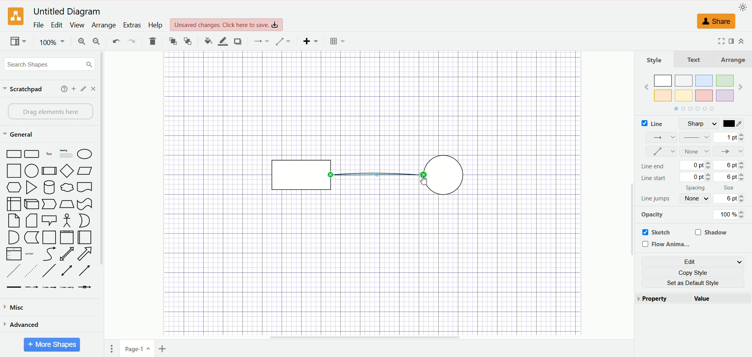 The width and height of the screenshot is (752, 357). Describe the element at coordinates (49, 154) in the screenshot. I see `Text` at that location.